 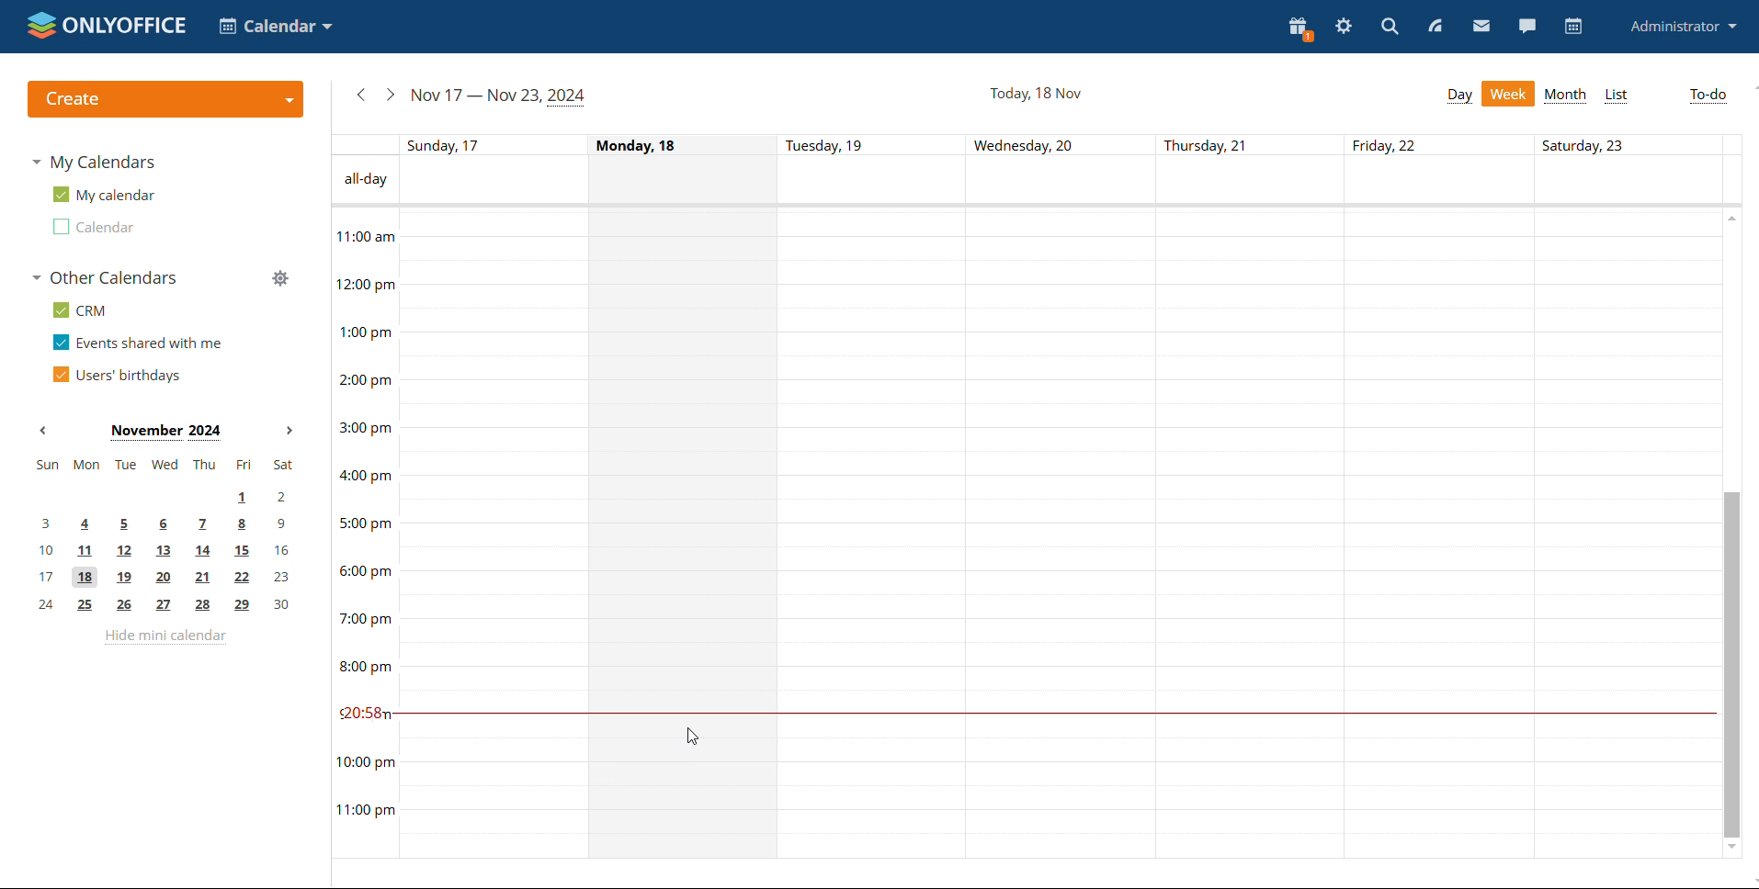 I want to click on users' birthdays, so click(x=118, y=375).